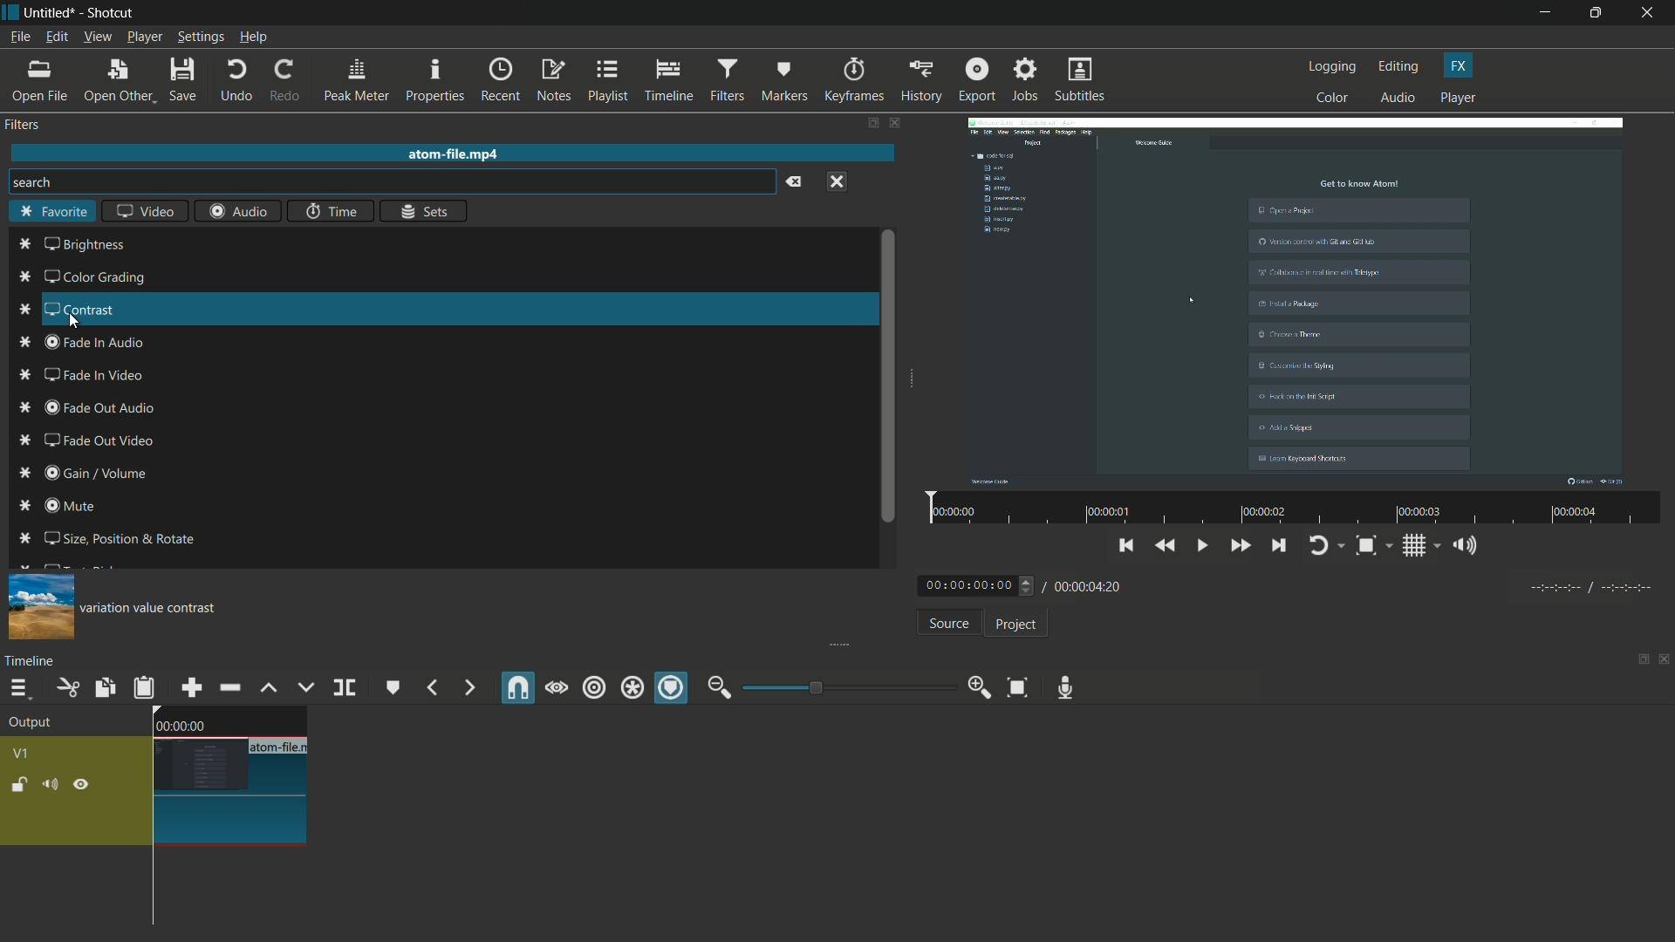  I want to click on show tabs, so click(1637, 661).